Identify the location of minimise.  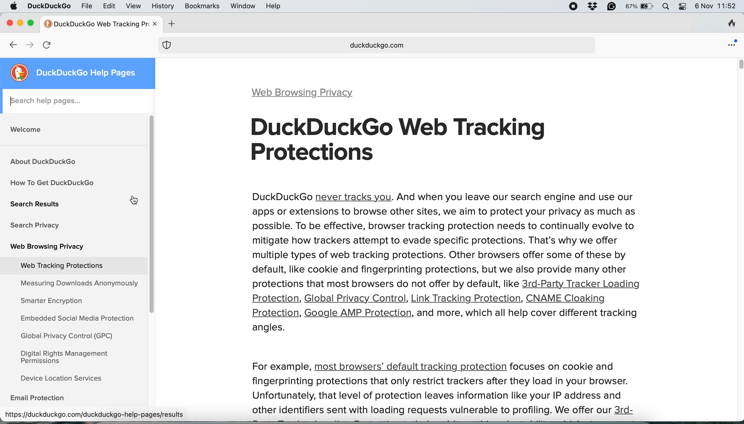
(19, 22).